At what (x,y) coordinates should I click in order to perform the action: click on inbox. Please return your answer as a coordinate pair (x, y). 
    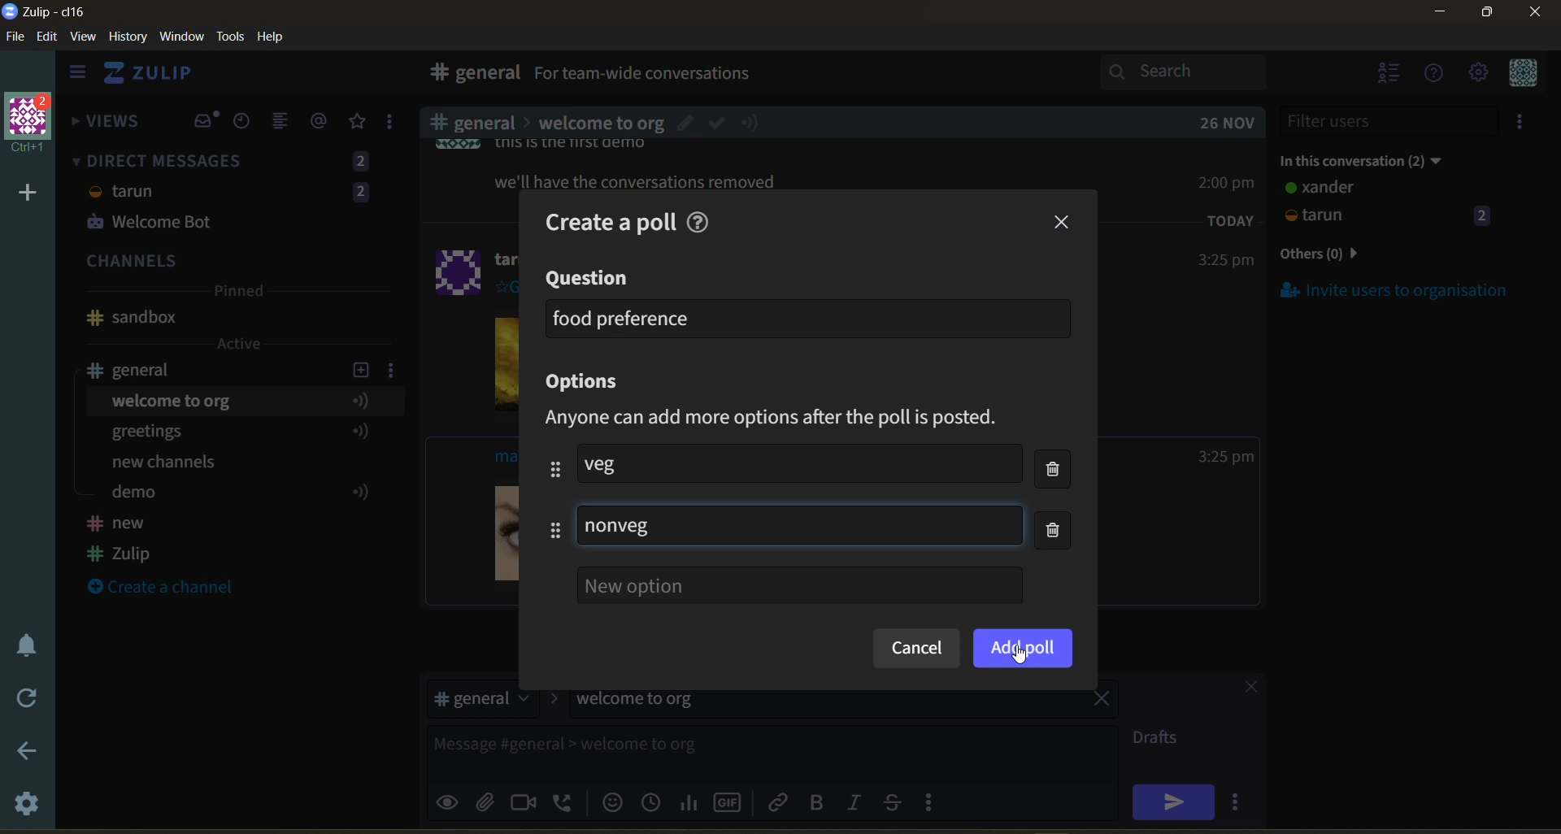
    Looking at the image, I should click on (471, 75).